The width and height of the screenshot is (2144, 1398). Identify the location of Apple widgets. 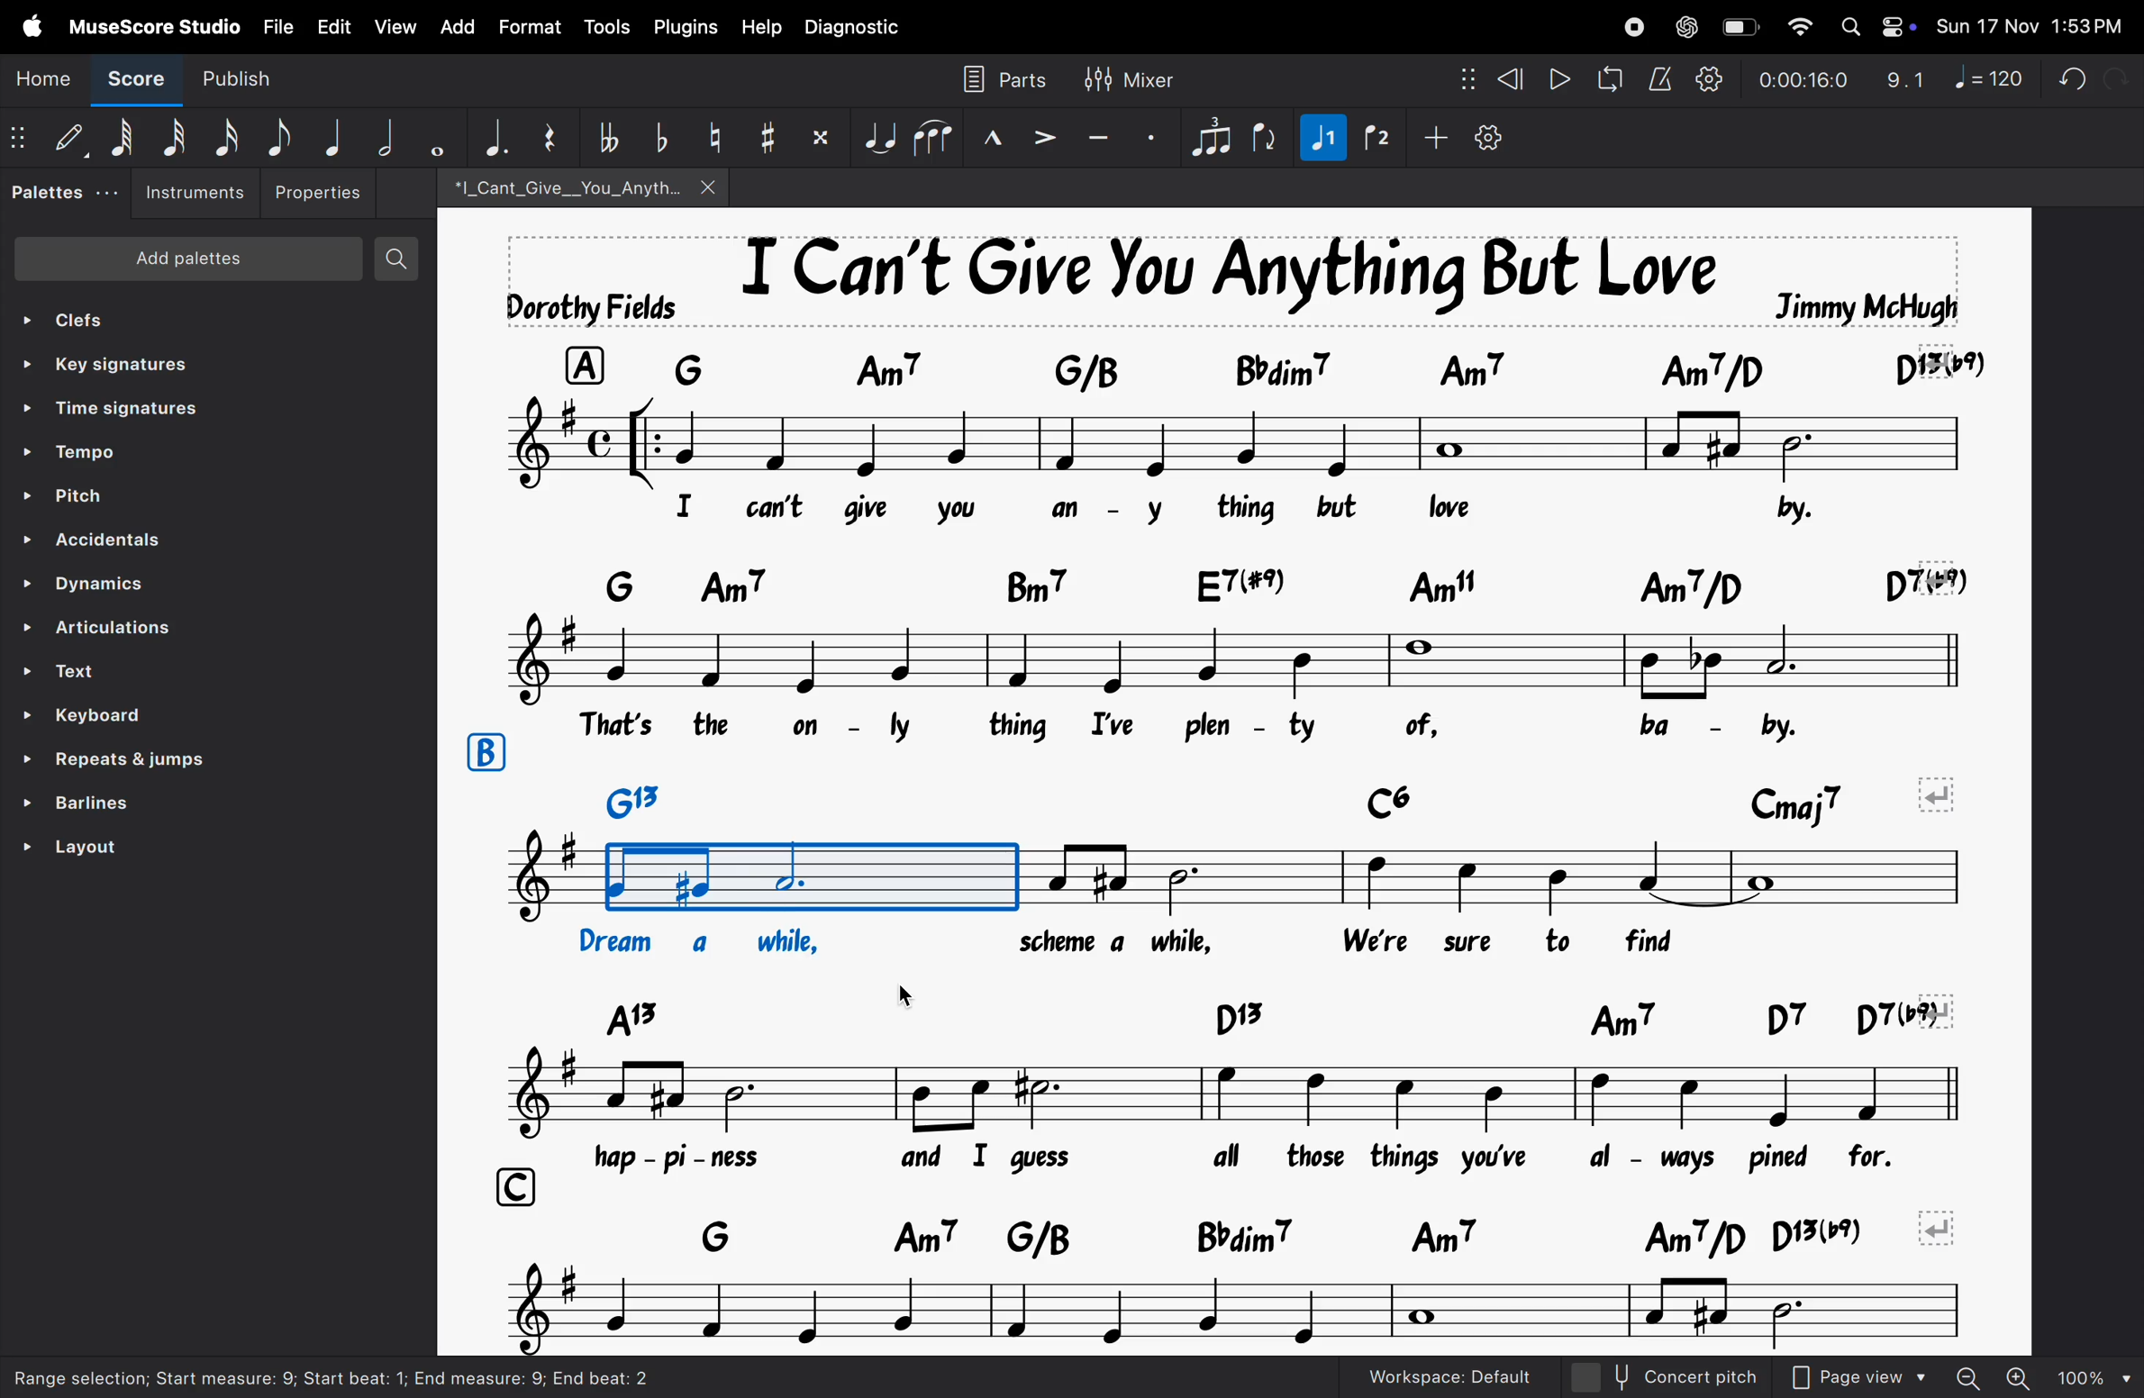
(1877, 26).